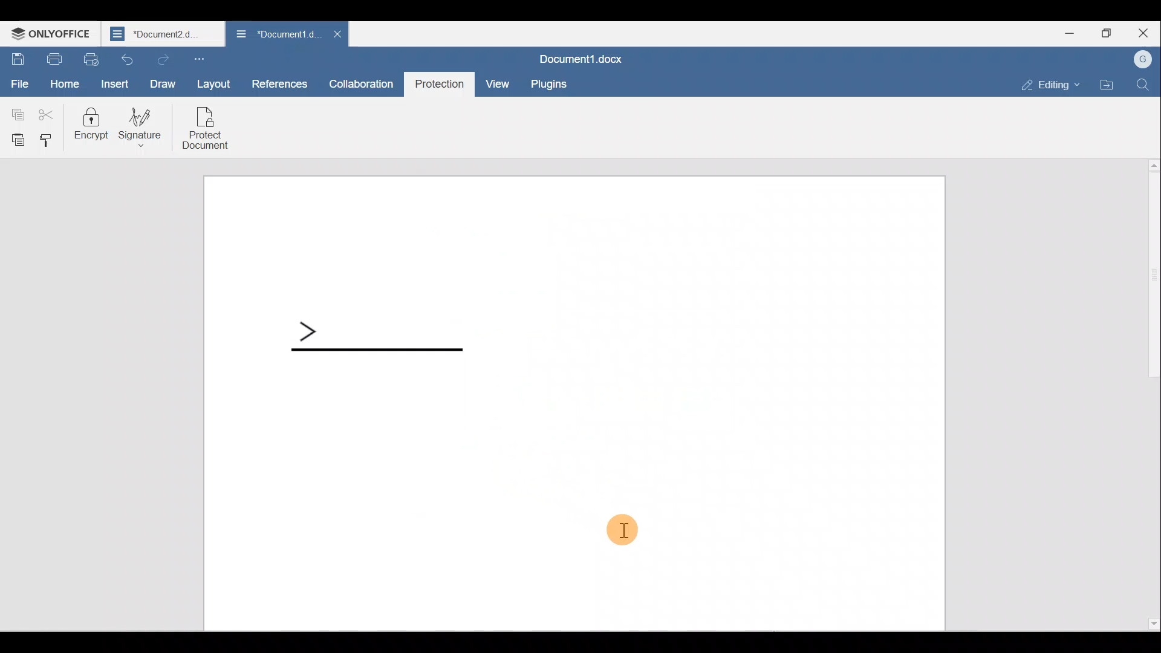 The image size is (1161, 653). Describe the element at coordinates (631, 529) in the screenshot. I see `Cursor` at that location.